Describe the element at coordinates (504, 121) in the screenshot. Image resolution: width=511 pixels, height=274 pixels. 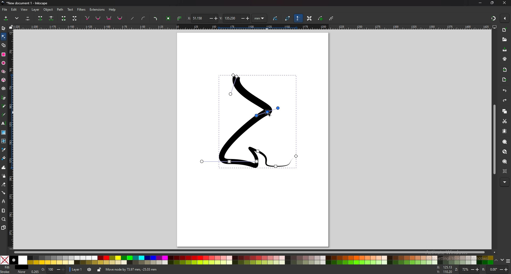
I see `cut` at that location.